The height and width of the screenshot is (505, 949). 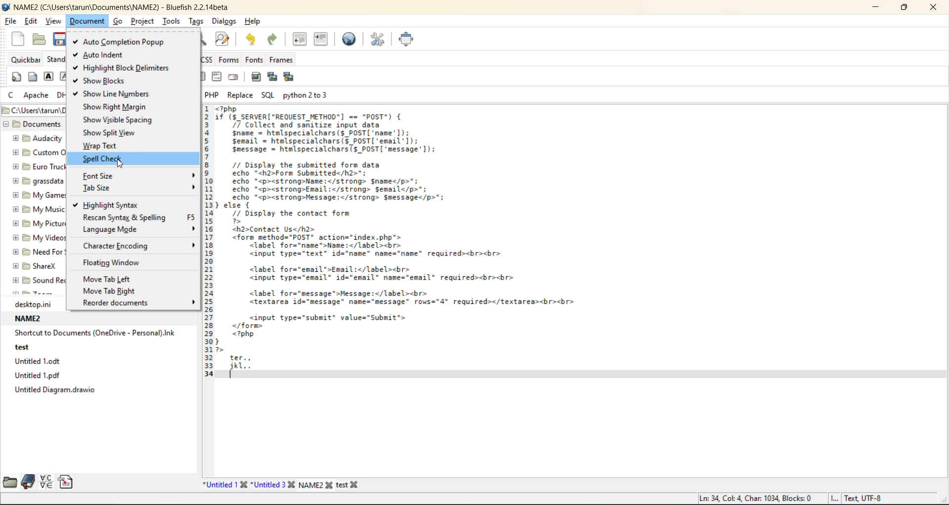 What do you see at coordinates (56, 60) in the screenshot?
I see `standard` at bounding box center [56, 60].